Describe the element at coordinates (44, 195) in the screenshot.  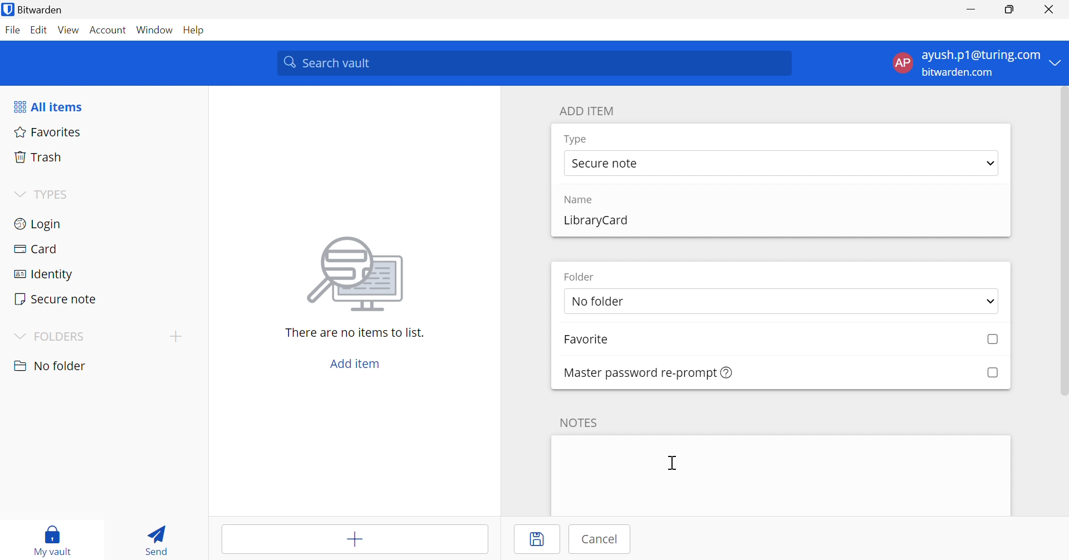
I see `TYPES` at that location.